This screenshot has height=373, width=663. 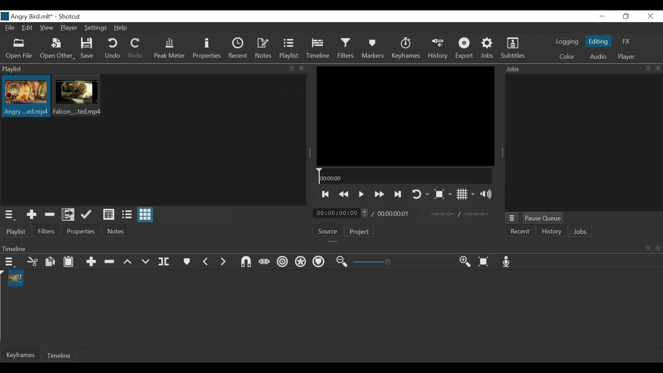 What do you see at coordinates (223, 262) in the screenshot?
I see `Next Marker` at bounding box center [223, 262].